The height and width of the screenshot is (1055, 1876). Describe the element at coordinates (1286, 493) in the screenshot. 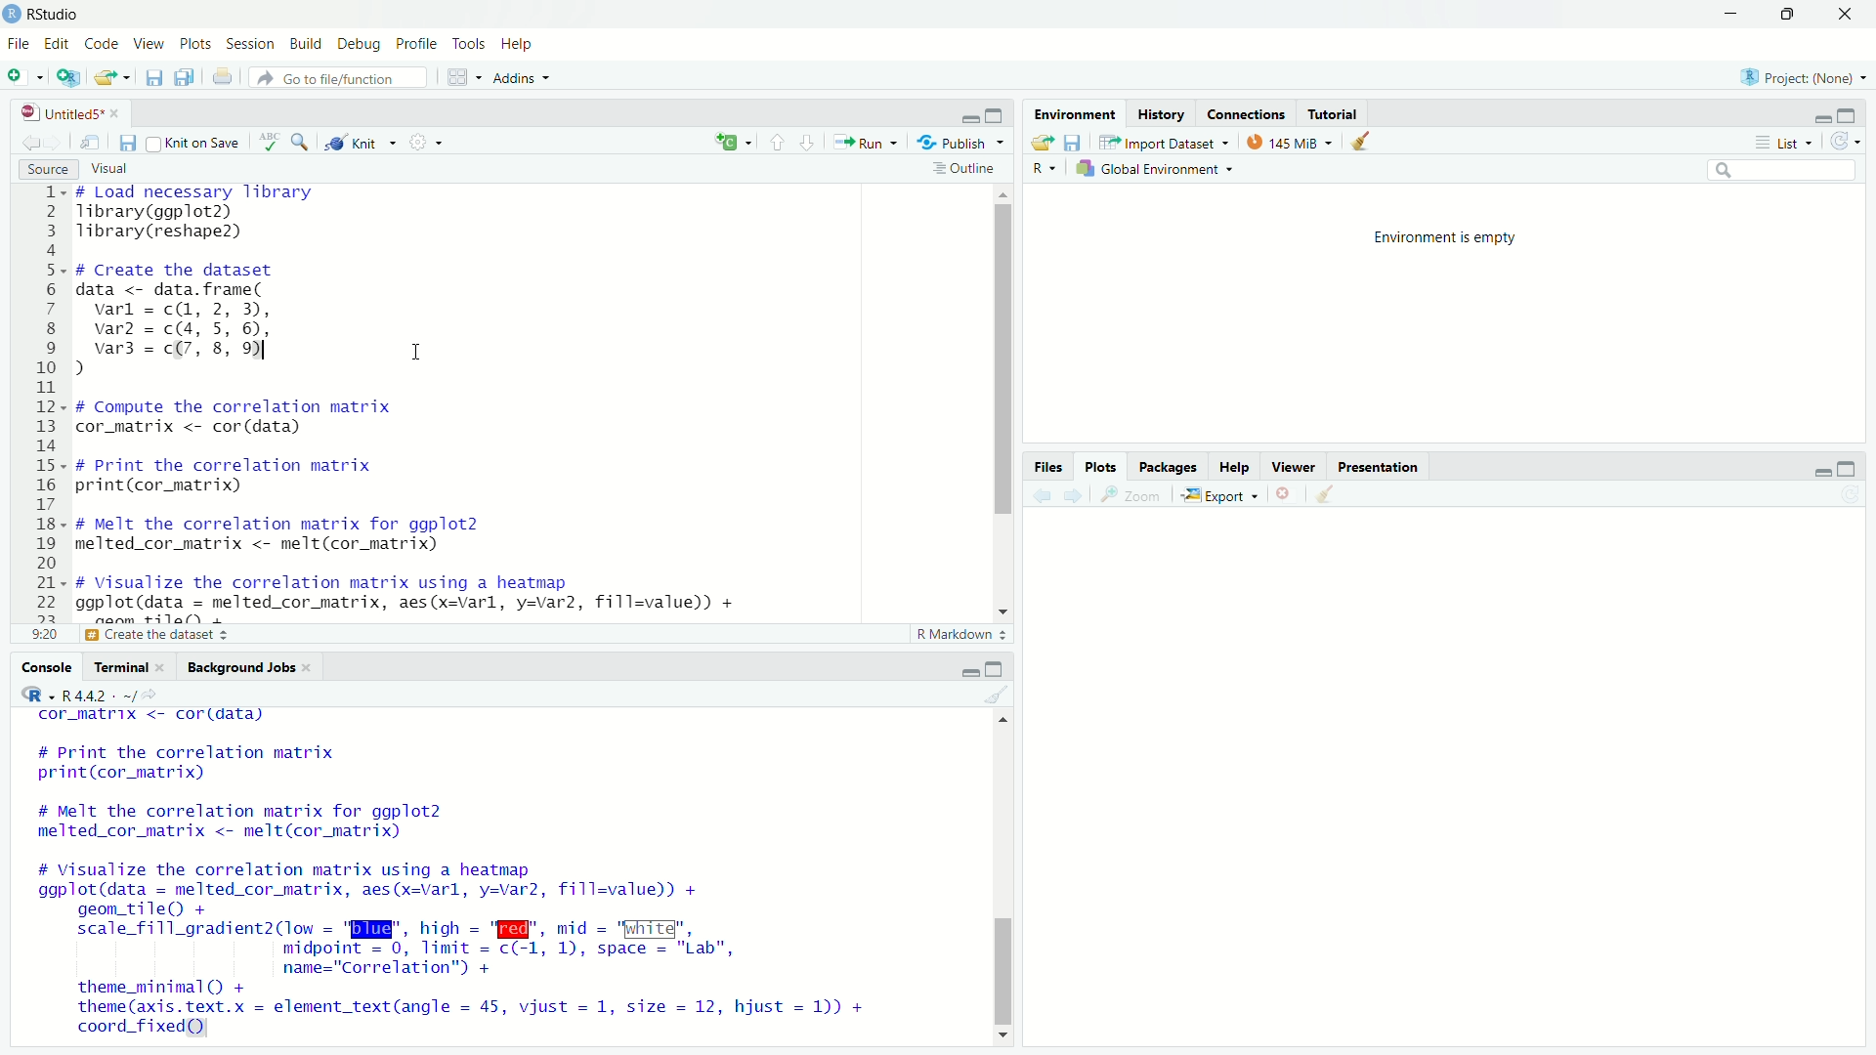

I see `remove current plot` at that location.